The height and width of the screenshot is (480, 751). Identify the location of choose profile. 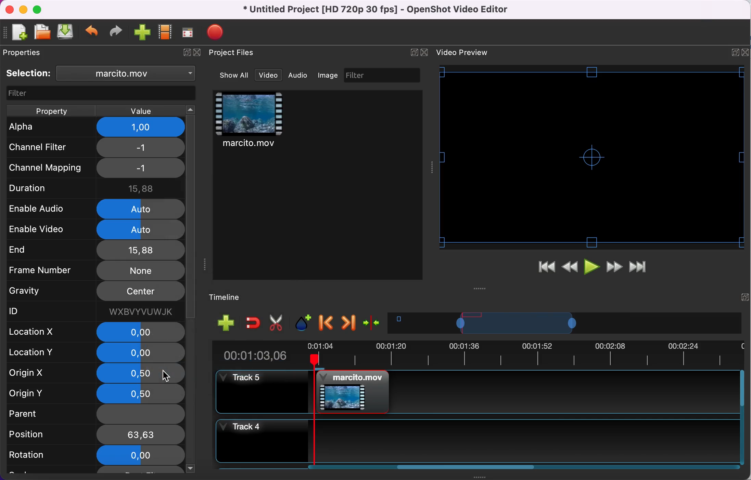
(166, 32).